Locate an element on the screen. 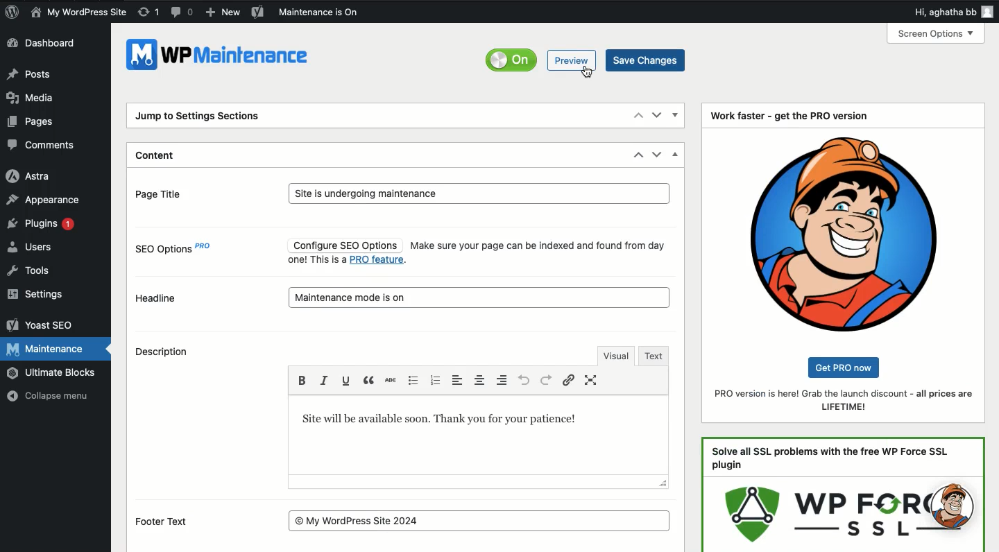  Ad is located at coordinates (844, 494).